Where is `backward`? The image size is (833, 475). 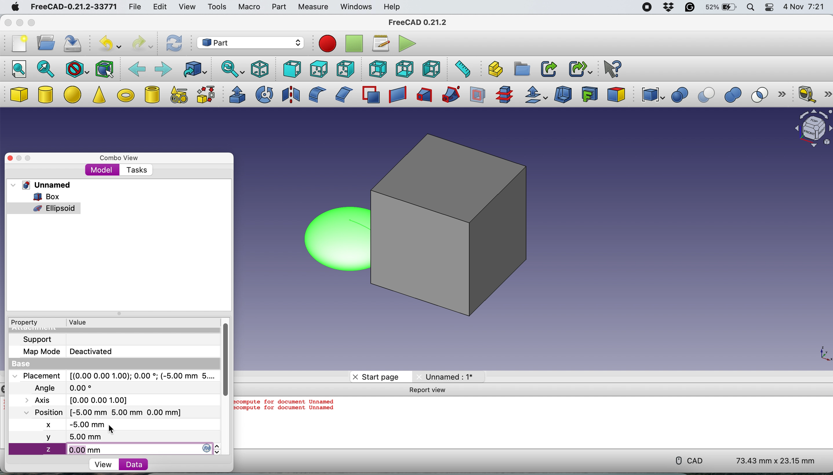
backward is located at coordinates (137, 68).